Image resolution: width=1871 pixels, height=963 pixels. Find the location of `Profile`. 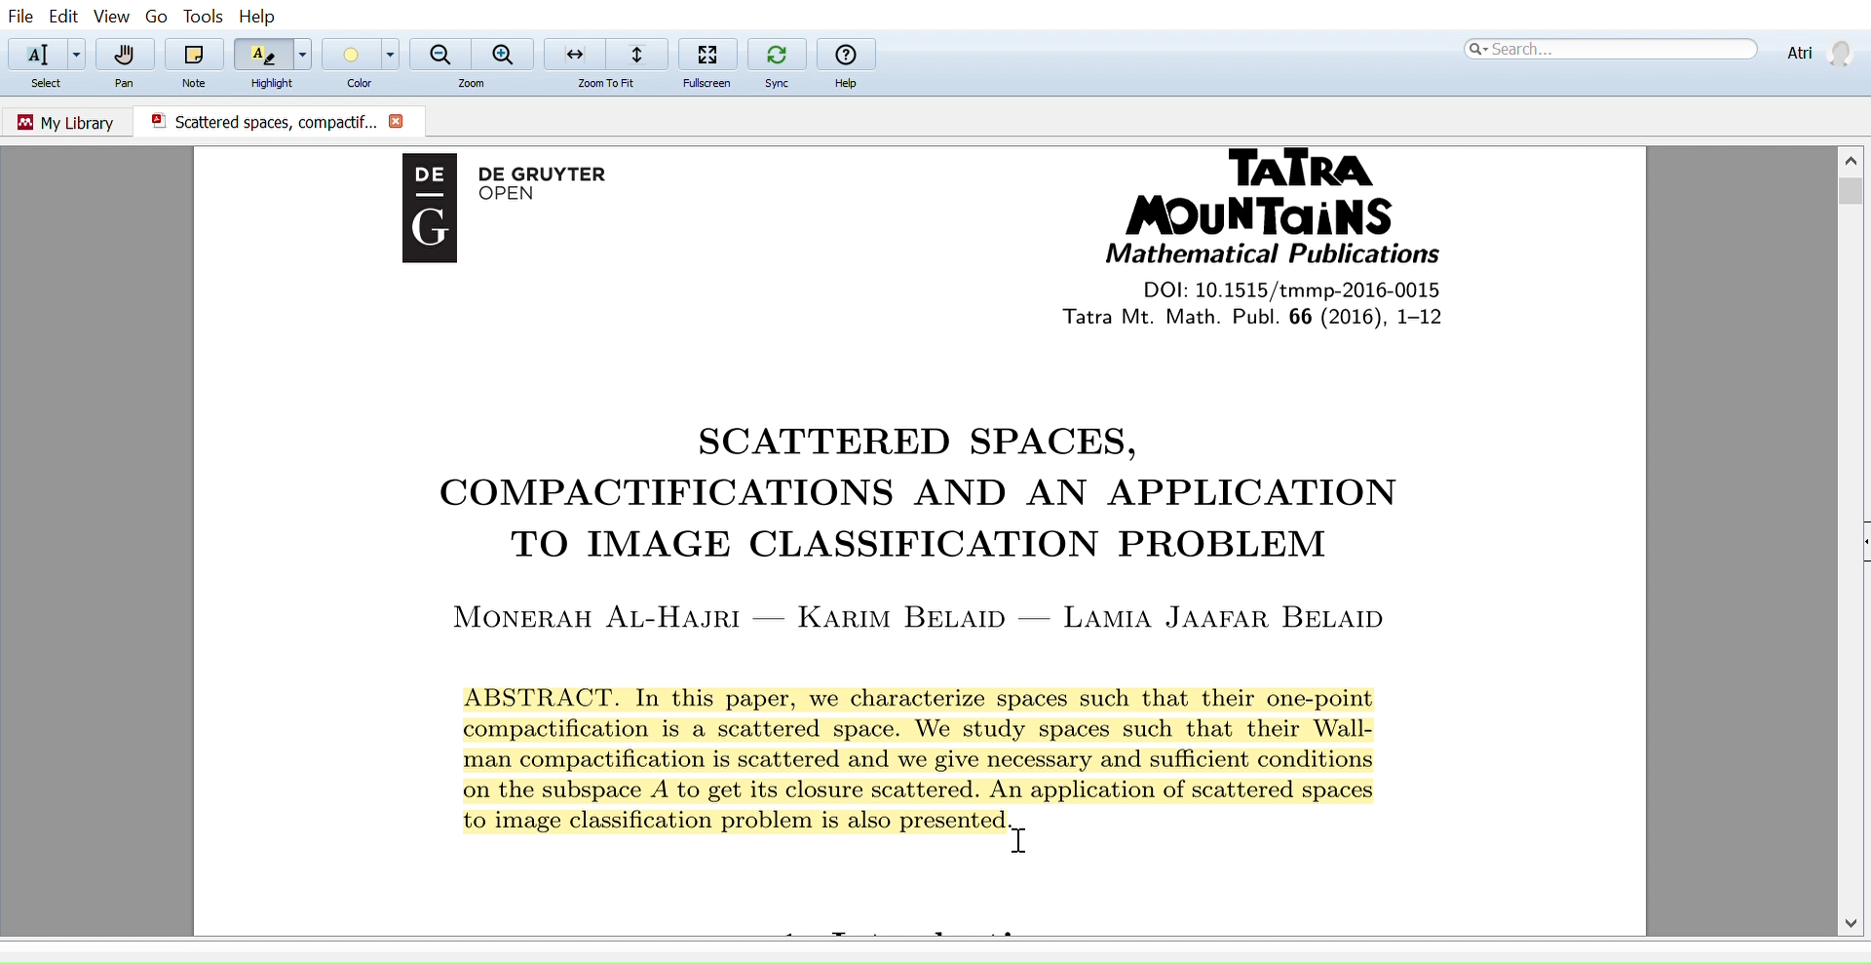

Profile is located at coordinates (1816, 51).